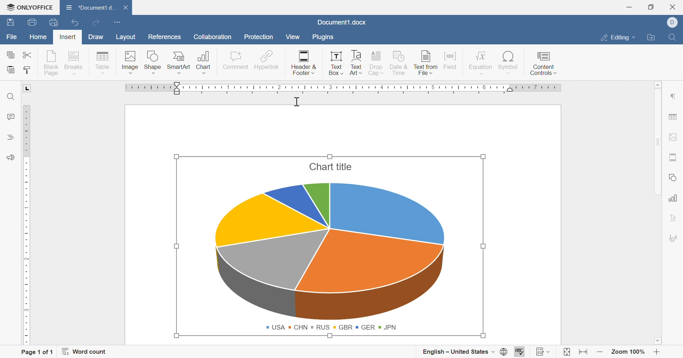 This screenshot has width=683, height=358. What do you see at coordinates (480, 63) in the screenshot?
I see `Equation` at bounding box center [480, 63].